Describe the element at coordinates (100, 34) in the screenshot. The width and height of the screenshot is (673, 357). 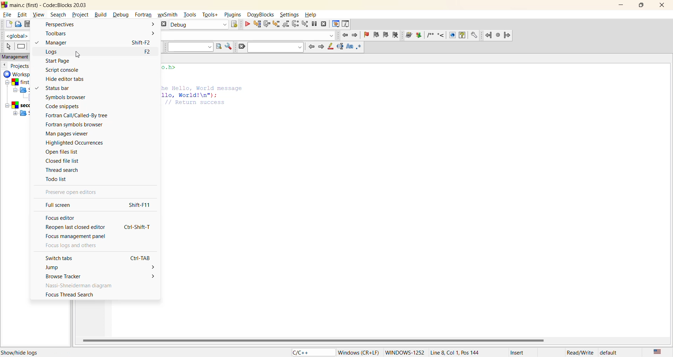
I see `toolbars` at that location.